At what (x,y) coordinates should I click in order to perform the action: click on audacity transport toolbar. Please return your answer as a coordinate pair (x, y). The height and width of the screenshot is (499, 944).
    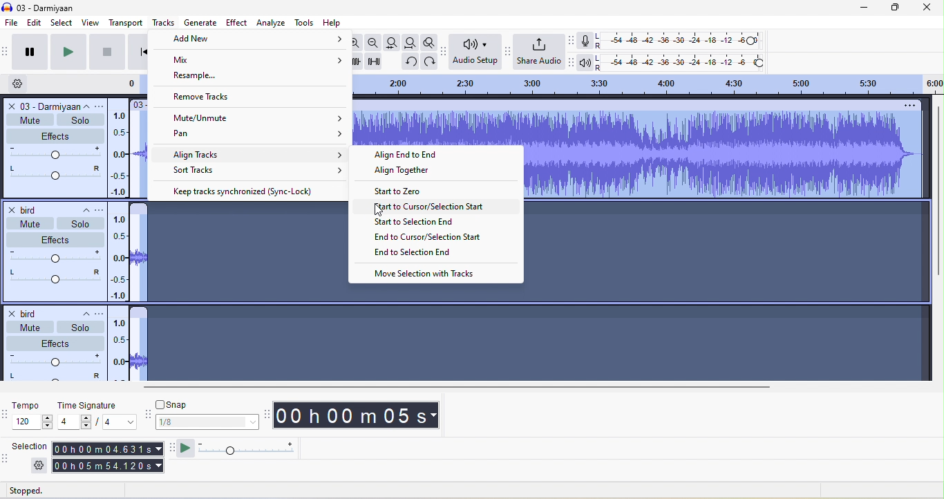
    Looking at the image, I should click on (6, 51).